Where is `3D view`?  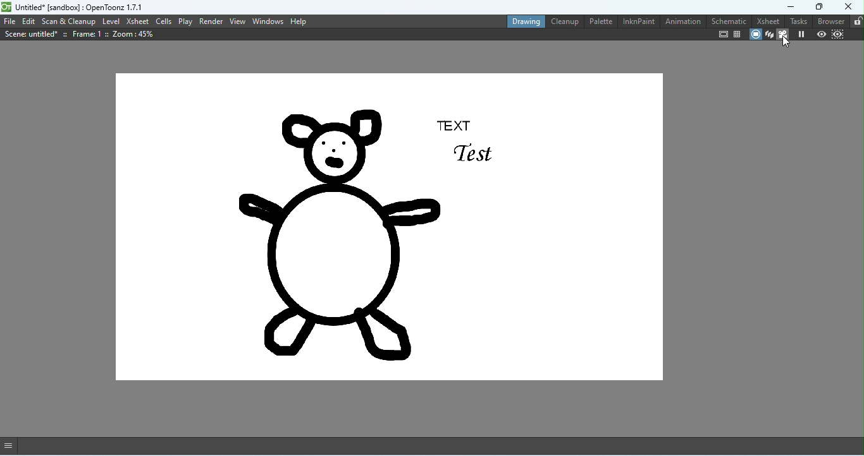
3D view is located at coordinates (768, 35).